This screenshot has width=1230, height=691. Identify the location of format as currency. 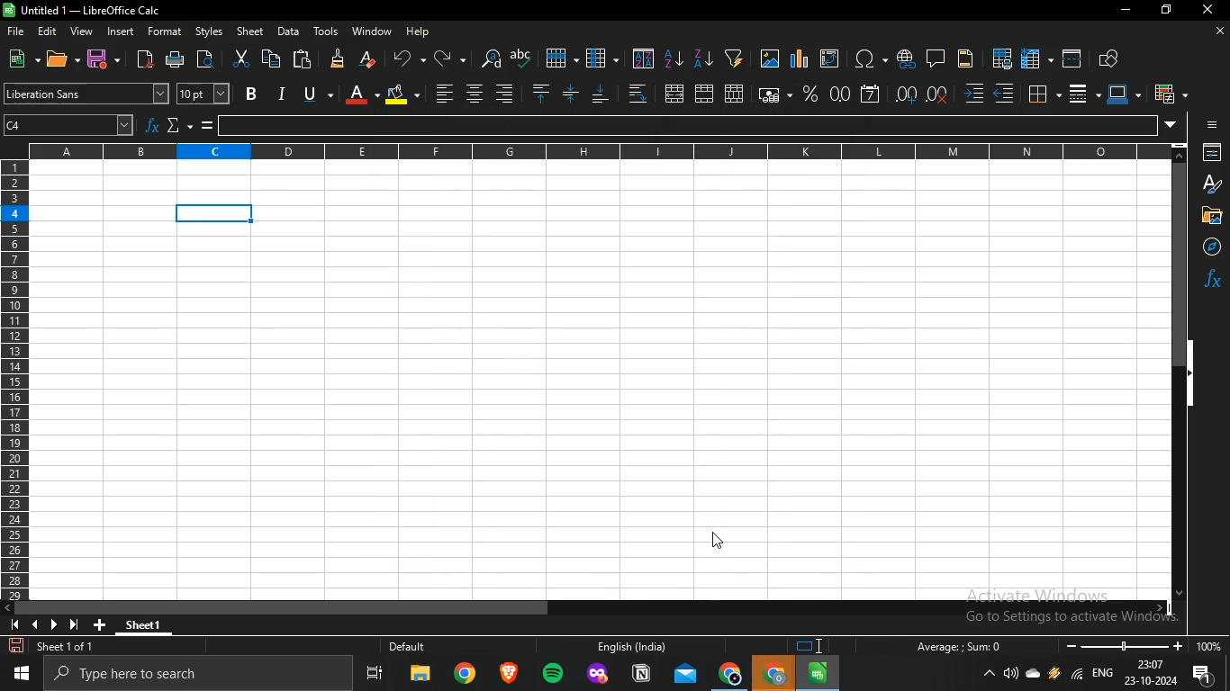
(770, 94).